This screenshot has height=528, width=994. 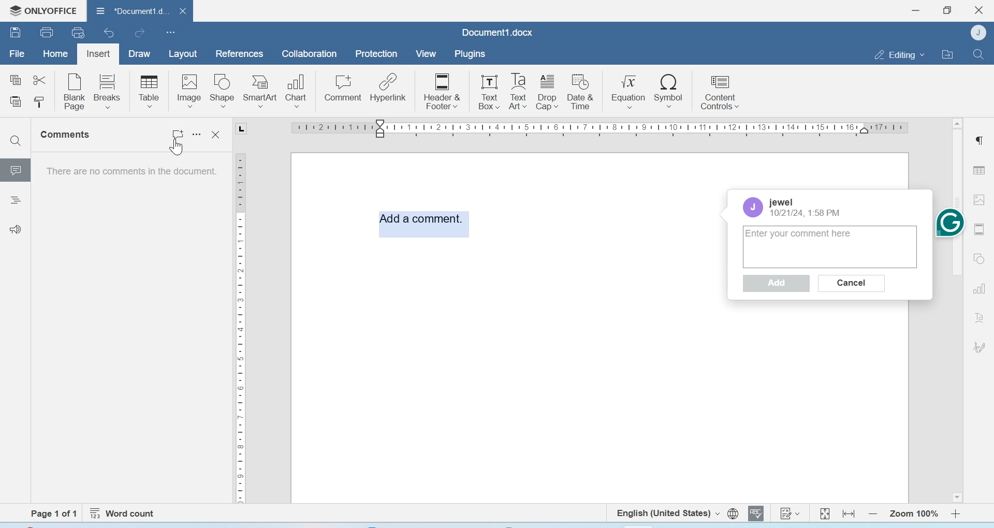 What do you see at coordinates (67, 135) in the screenshot?
I see `Comments` at bounding box center [67, 135].